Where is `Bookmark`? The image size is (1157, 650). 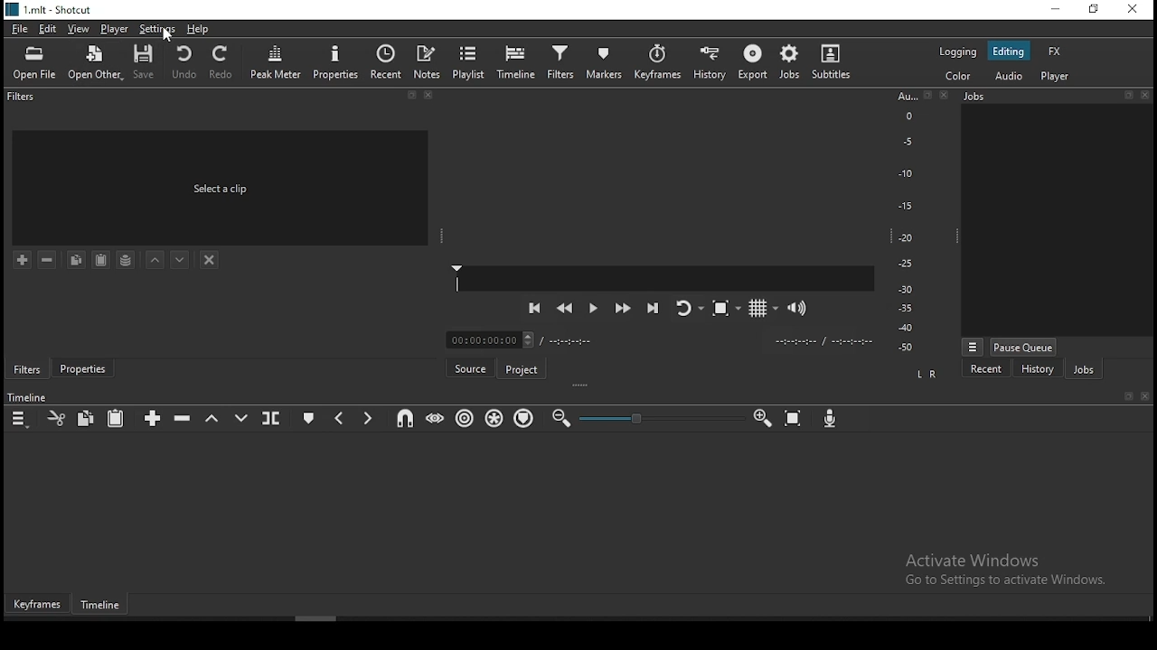
Bookmark is located at coordinates (1128, 396).